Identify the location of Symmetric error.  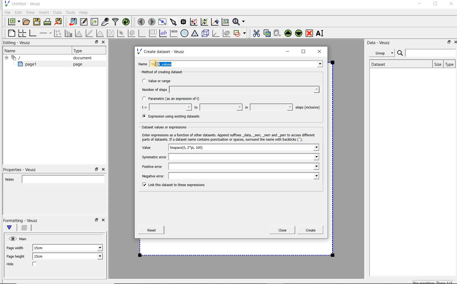
(228, 157).